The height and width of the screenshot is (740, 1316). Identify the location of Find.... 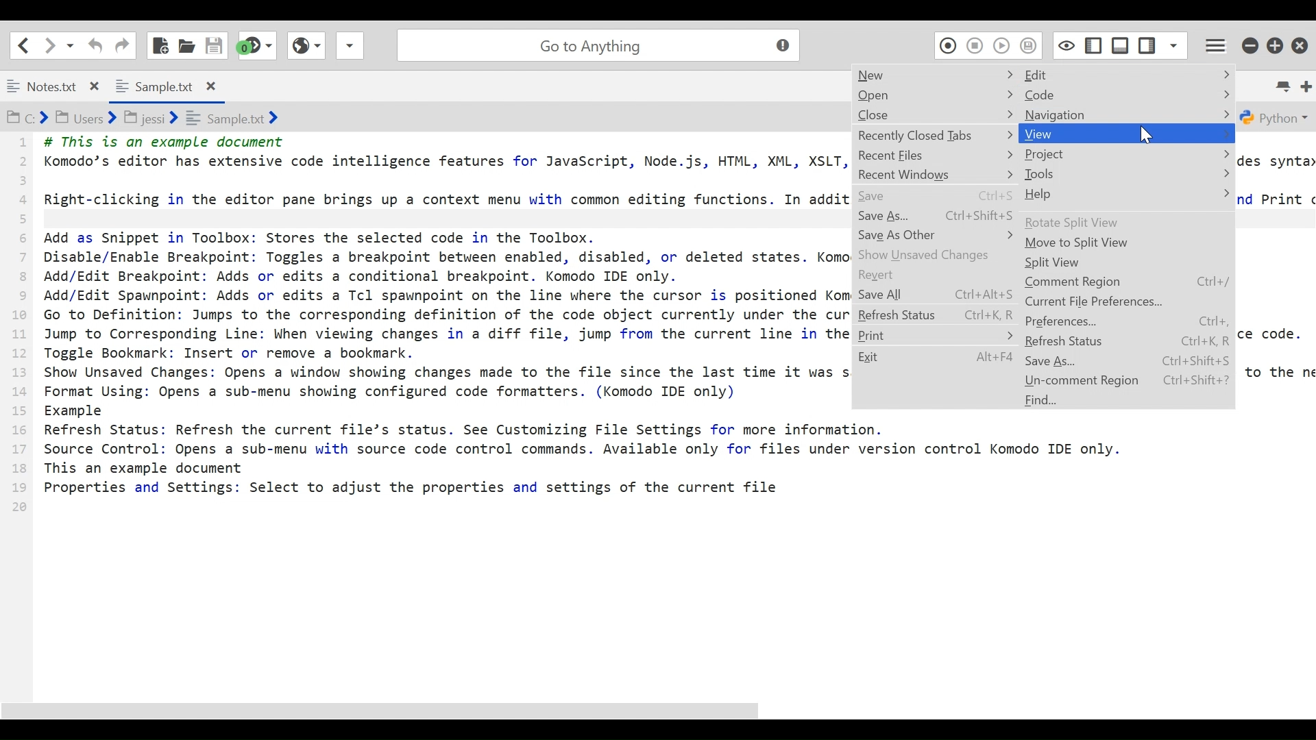
(1128, 401).